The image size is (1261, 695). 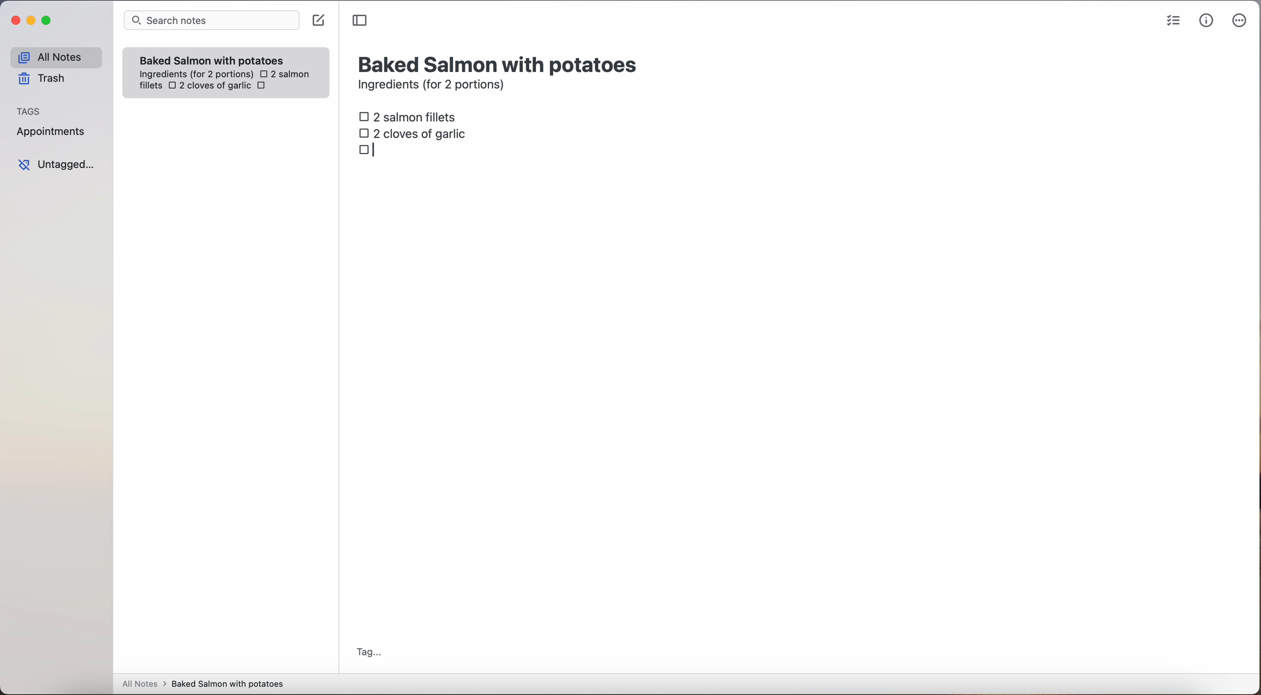 What do you see at coordinates (52, 130) in the screenshot?
I see `appointments tag` at bounding box center [52, 130].